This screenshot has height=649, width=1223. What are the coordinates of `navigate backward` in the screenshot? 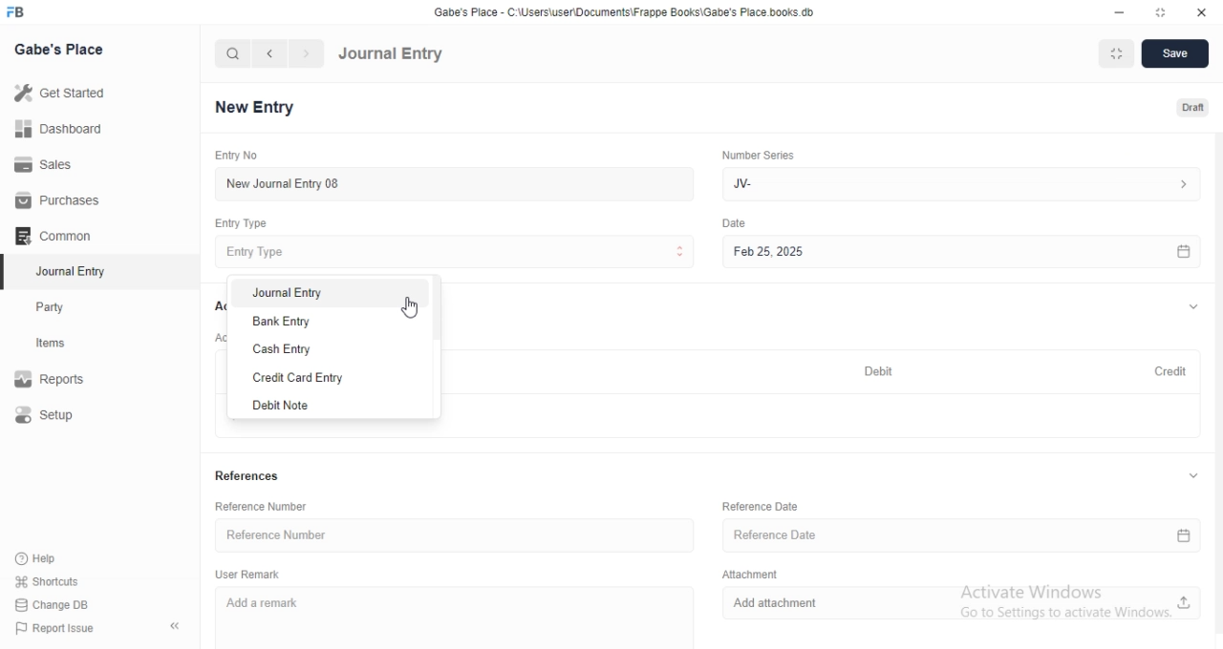 It's located at (272, 53).